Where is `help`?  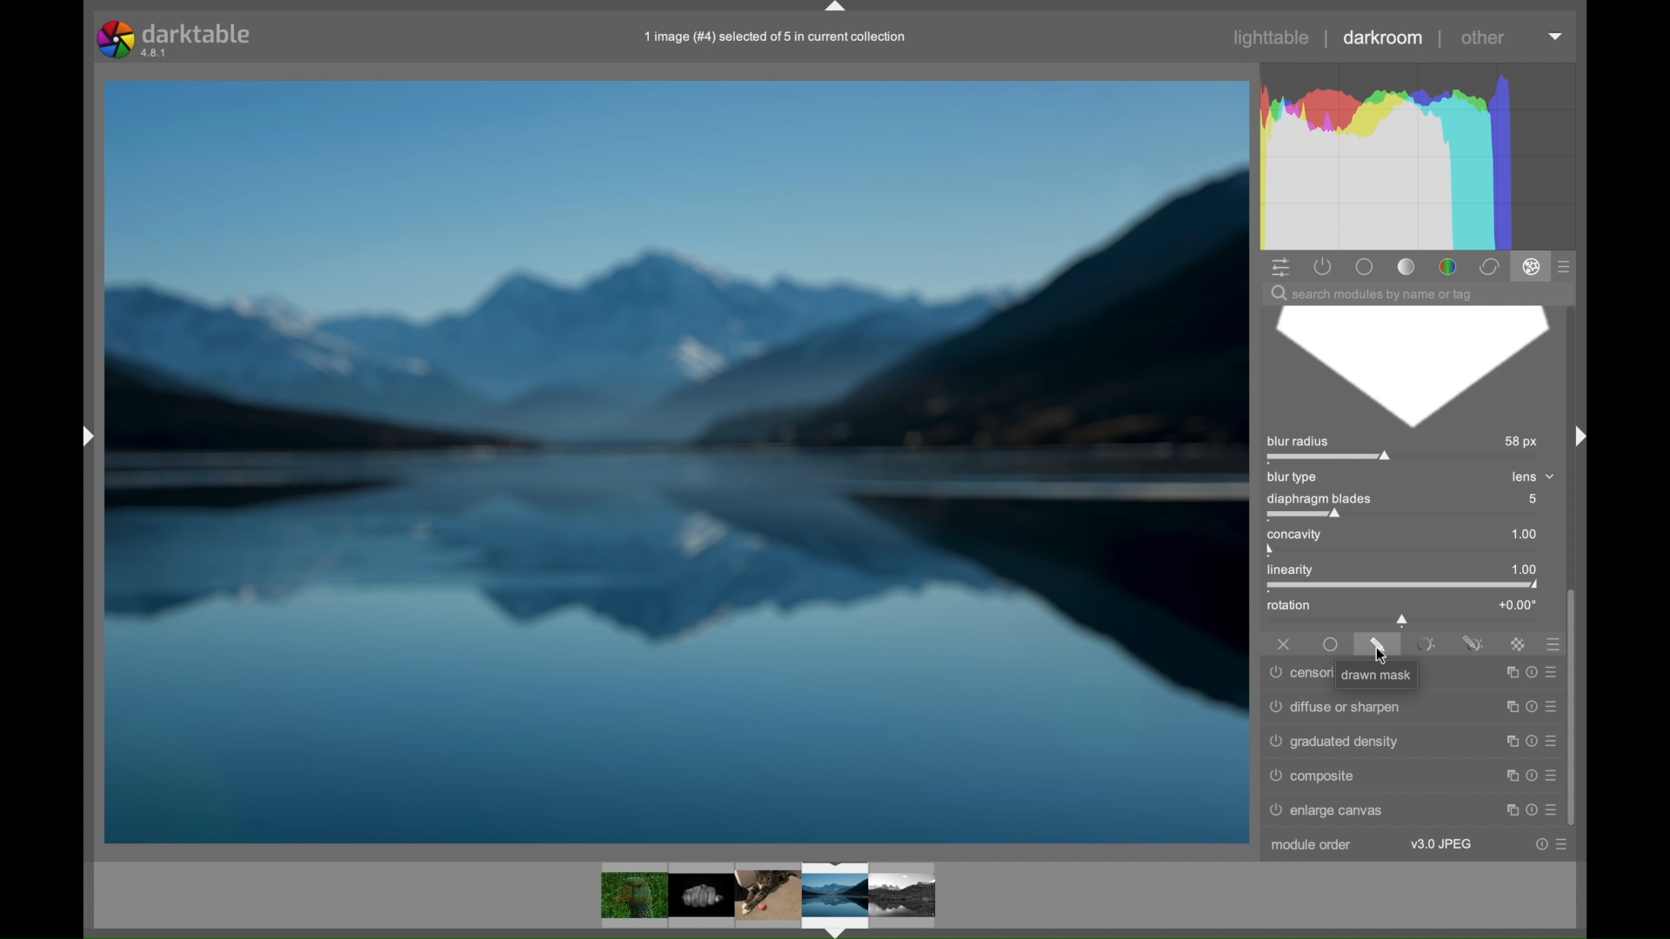
help is located at coordinates (1529, 703).